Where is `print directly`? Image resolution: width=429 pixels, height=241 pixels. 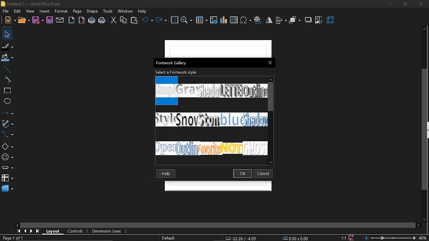 print directly is located at coordinates (91, 20).